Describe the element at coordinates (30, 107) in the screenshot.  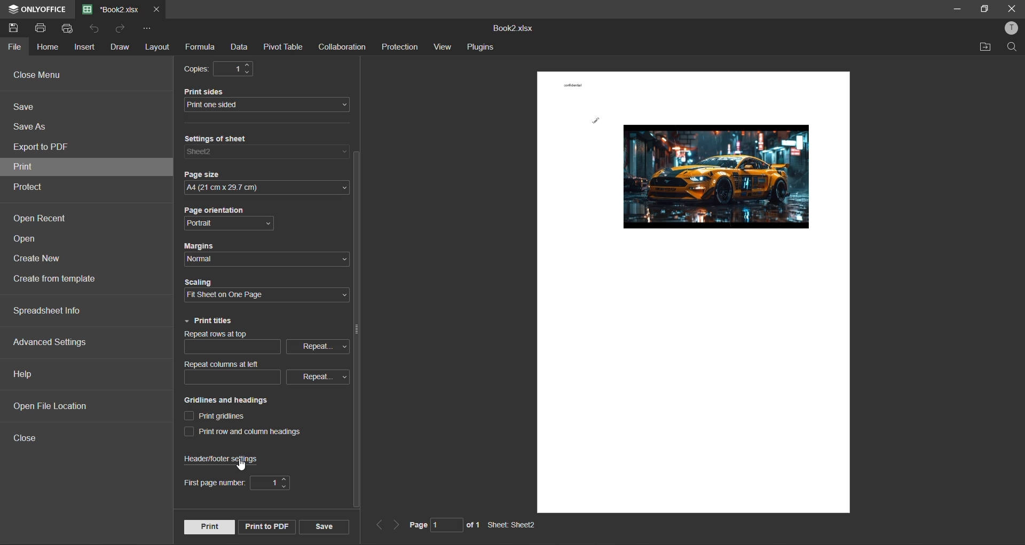
I see `save` at that location.